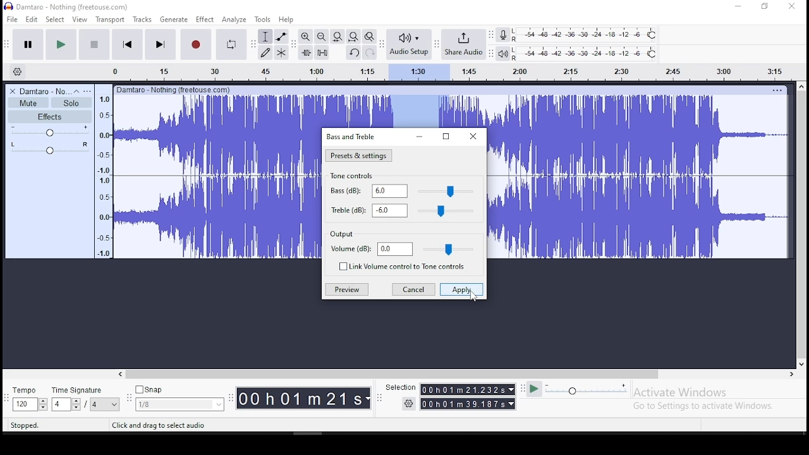 This screenshot has height=455, width=809. Describe the element at coordinates (344, 190) in the screenshot. I see `bass(dB)` at that location.